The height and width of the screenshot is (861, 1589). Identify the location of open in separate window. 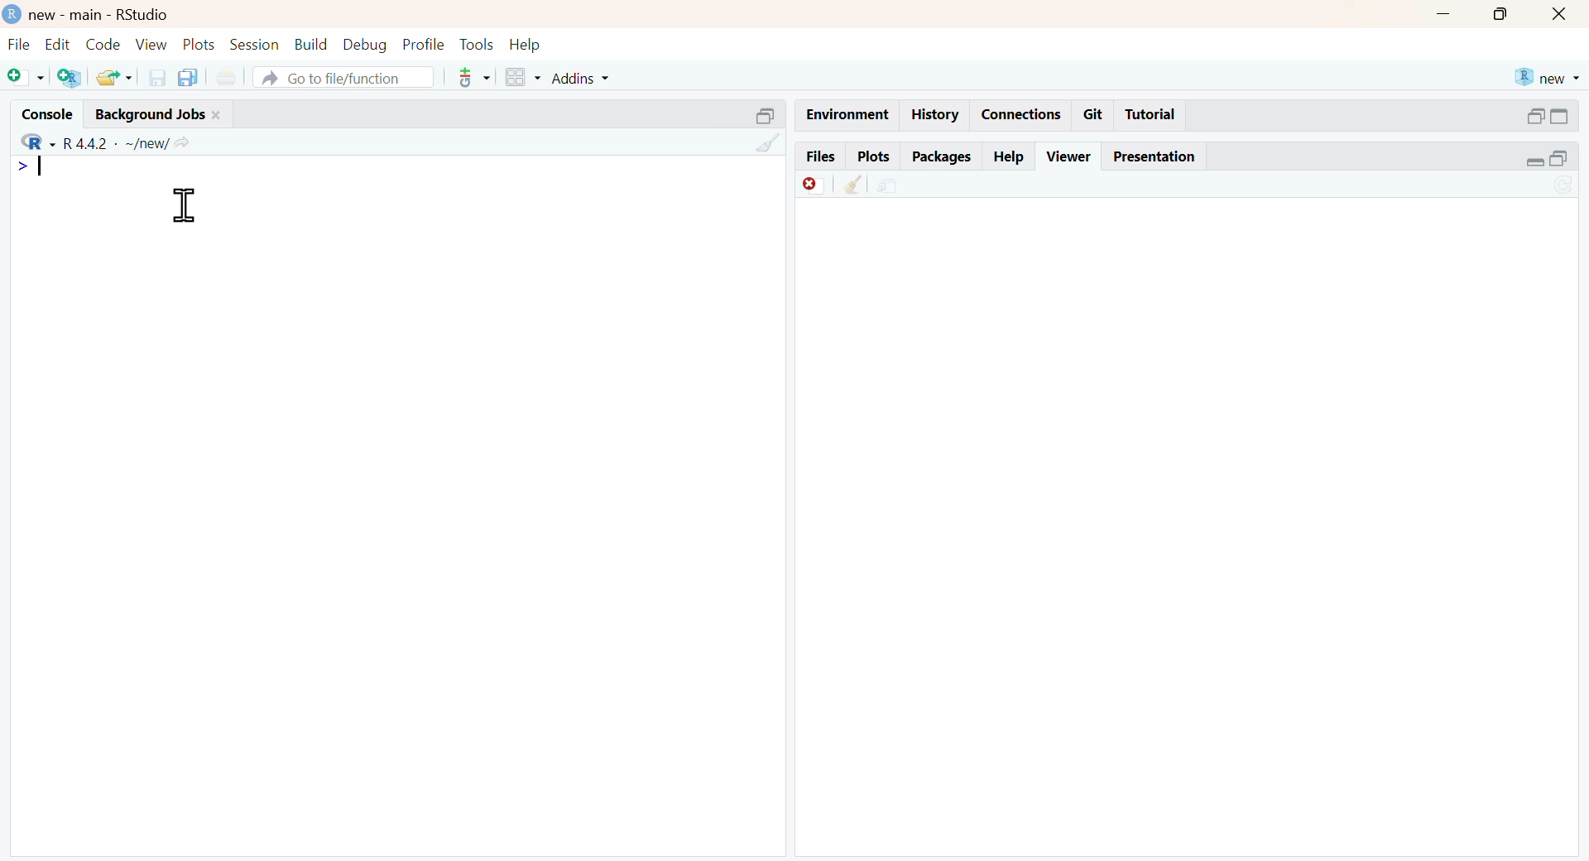
(767, 116).